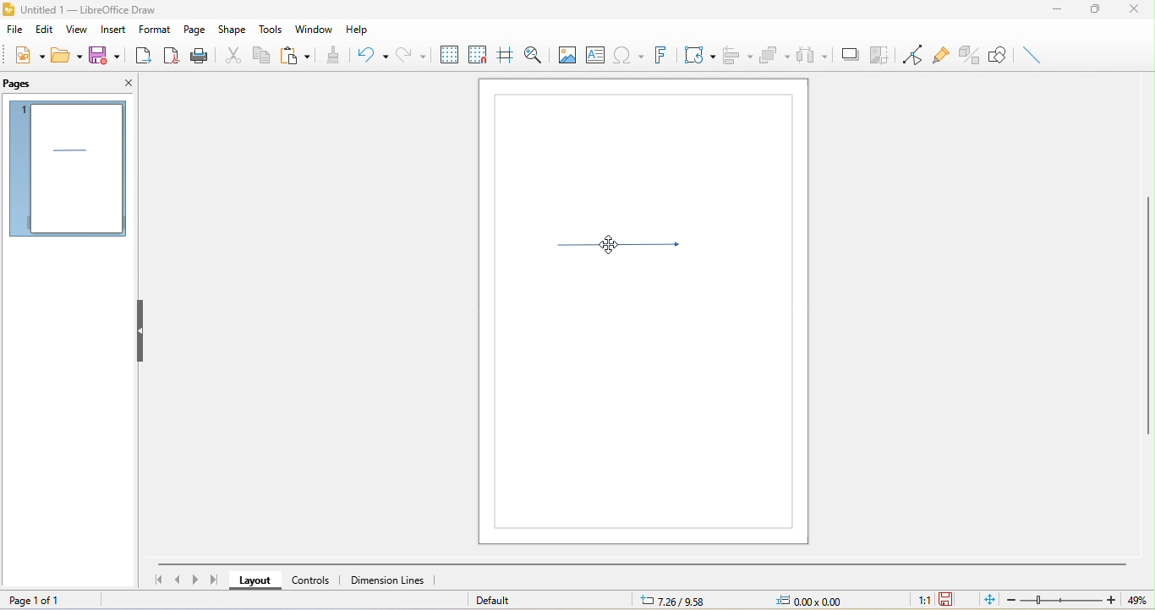 The image size is (1155, 610). I want to click on export directly a pdf, so click(172, 57).